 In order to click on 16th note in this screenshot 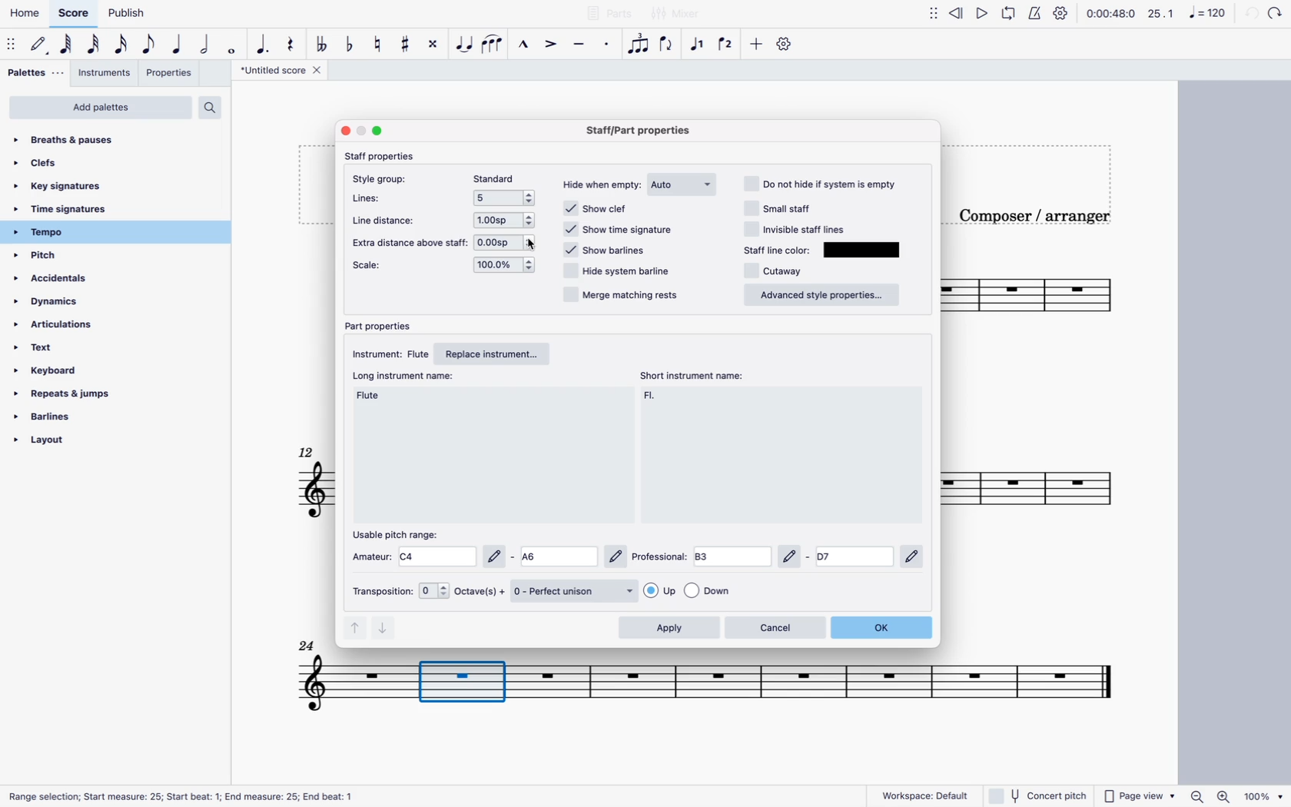, I will do `click(122, 45)`.